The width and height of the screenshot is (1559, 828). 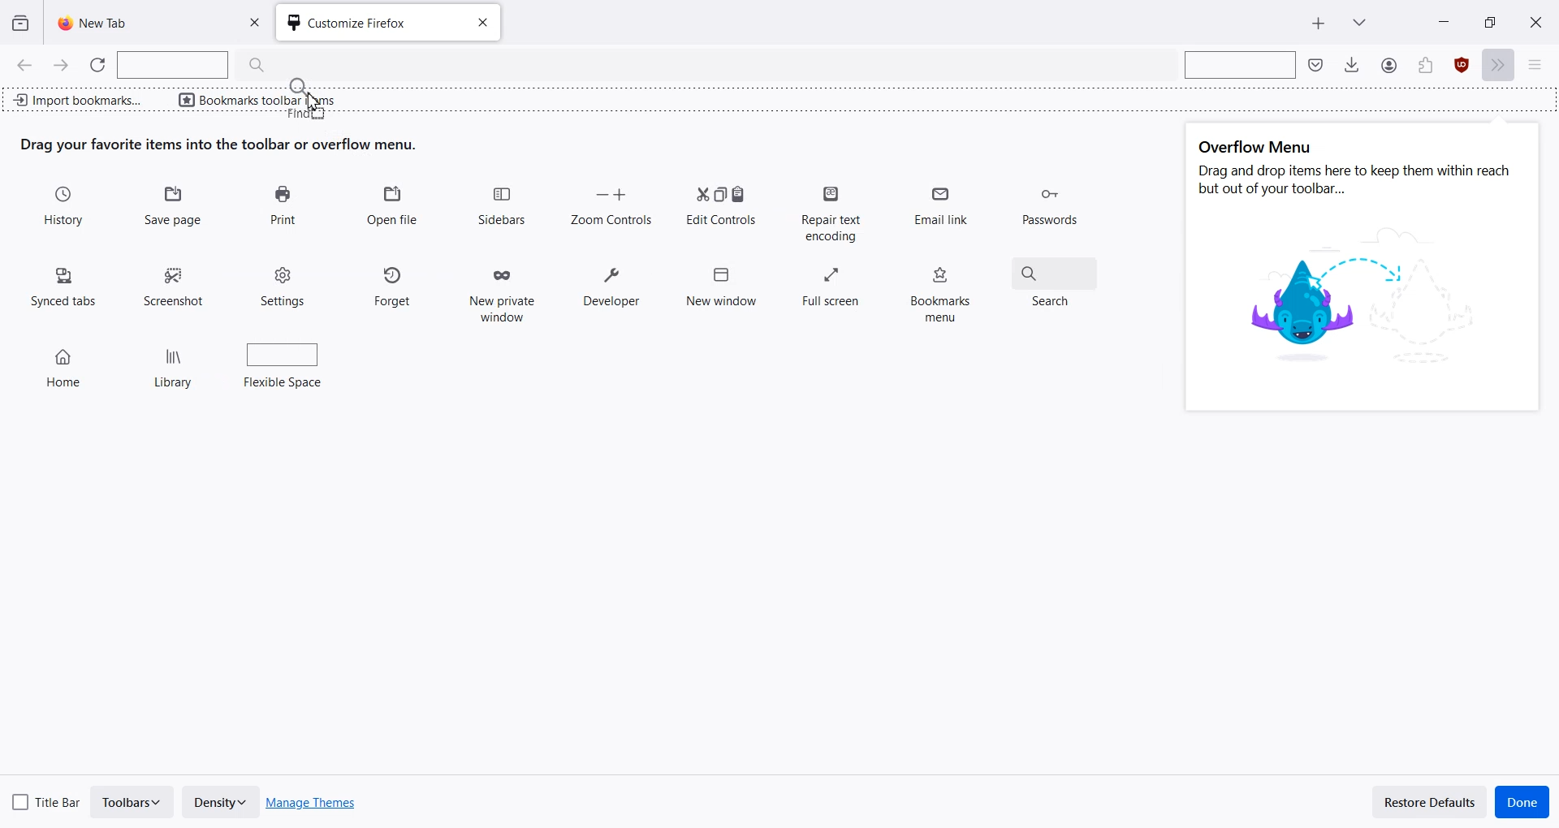 I want to click on Settings, so click(x=285, y=285).